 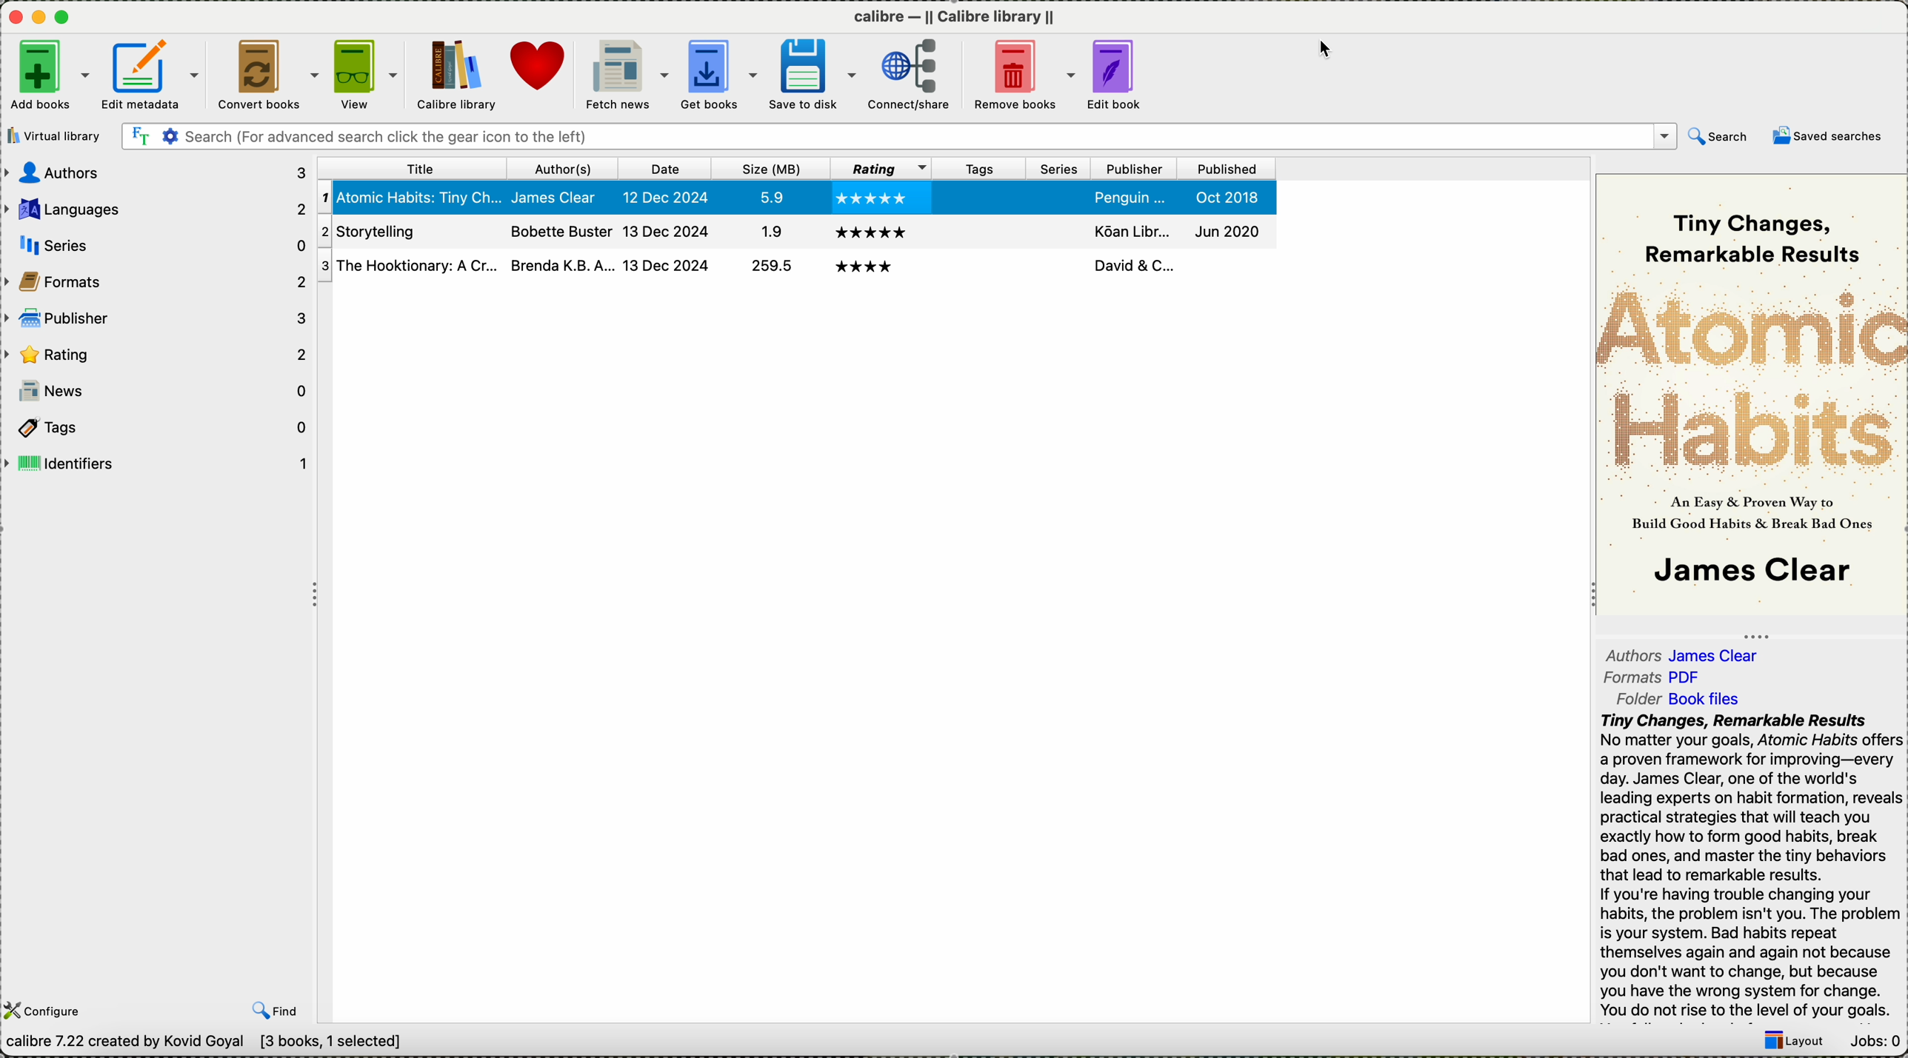 What do you see at coordinates (975, 270) in the screenshot?
I see `tags` at bounding box center [975, 270].